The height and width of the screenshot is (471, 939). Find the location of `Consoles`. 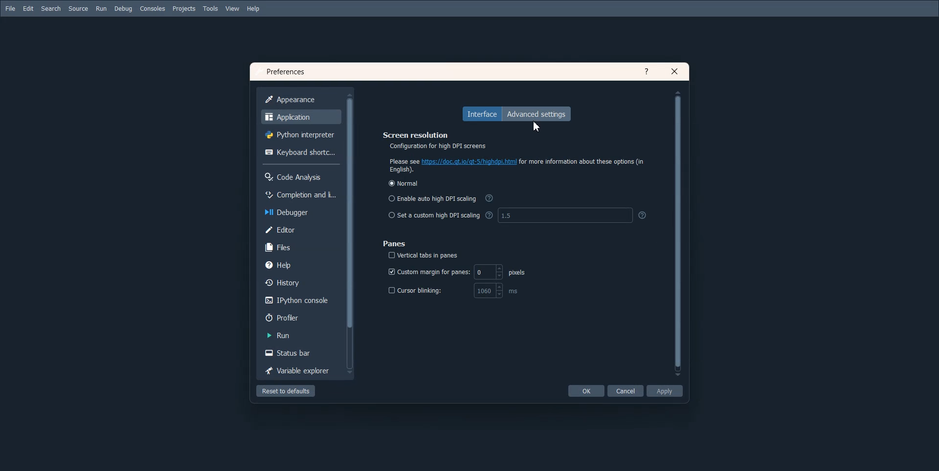

Consoles is located at coordinates (153, 9).